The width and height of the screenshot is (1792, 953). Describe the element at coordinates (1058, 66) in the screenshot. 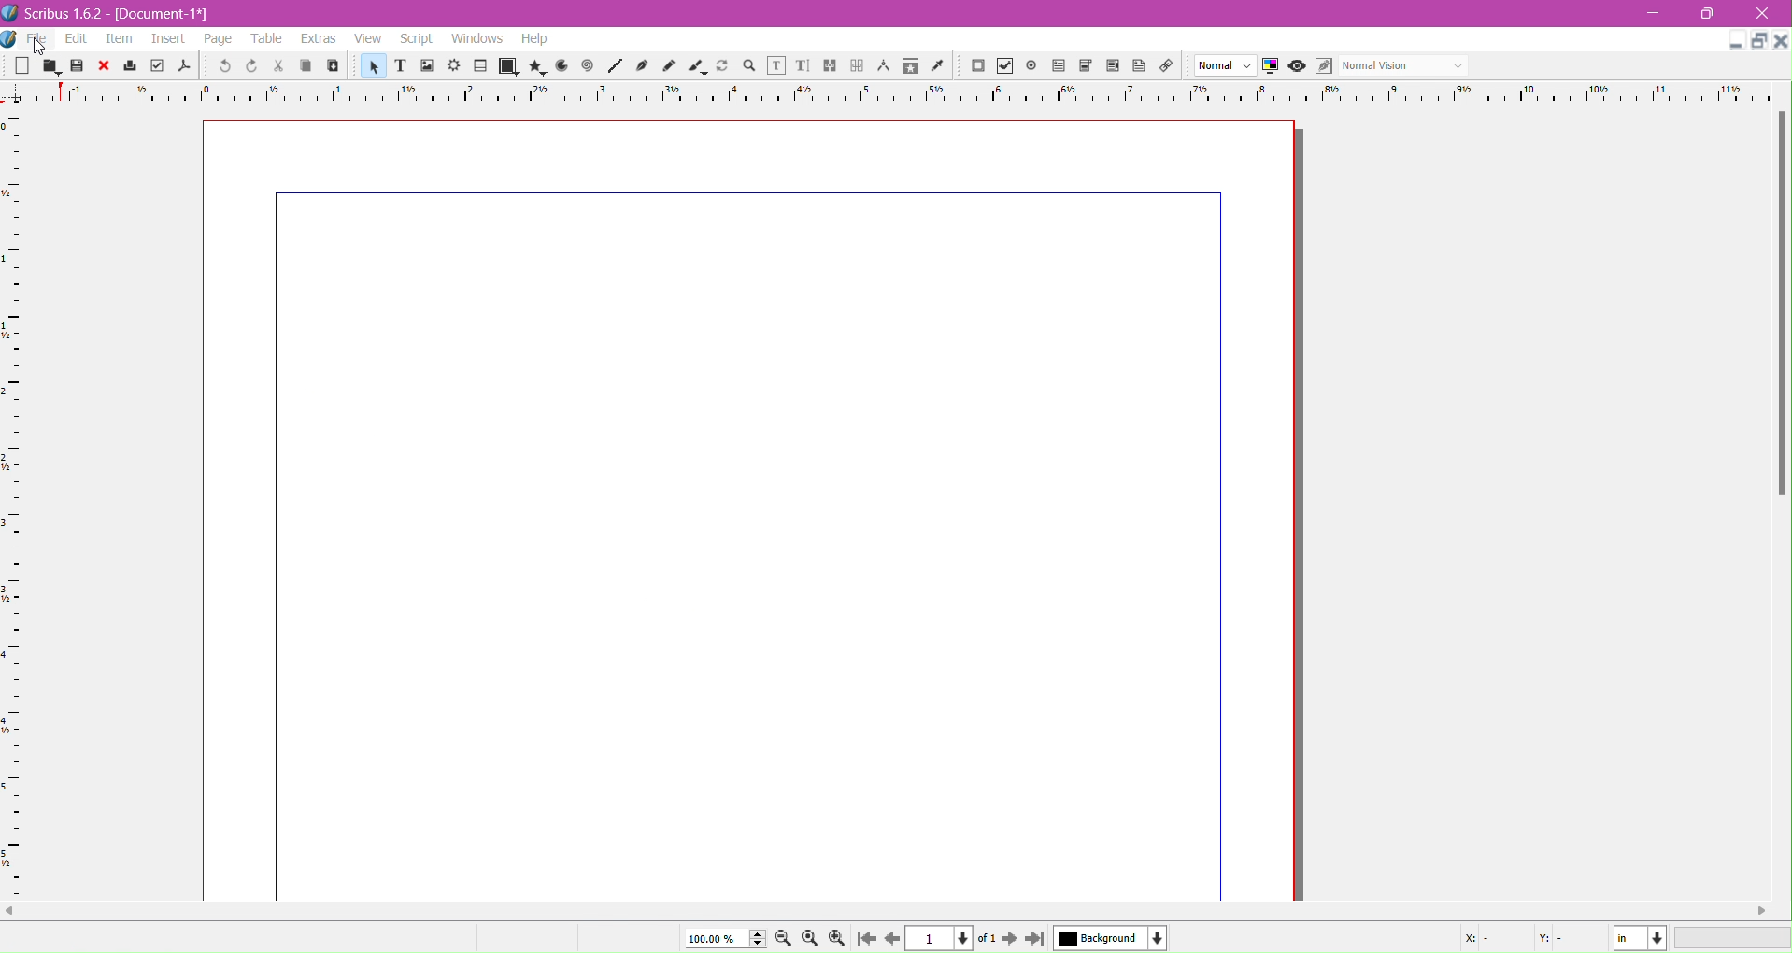

I see `pdf checkbox` at that location.